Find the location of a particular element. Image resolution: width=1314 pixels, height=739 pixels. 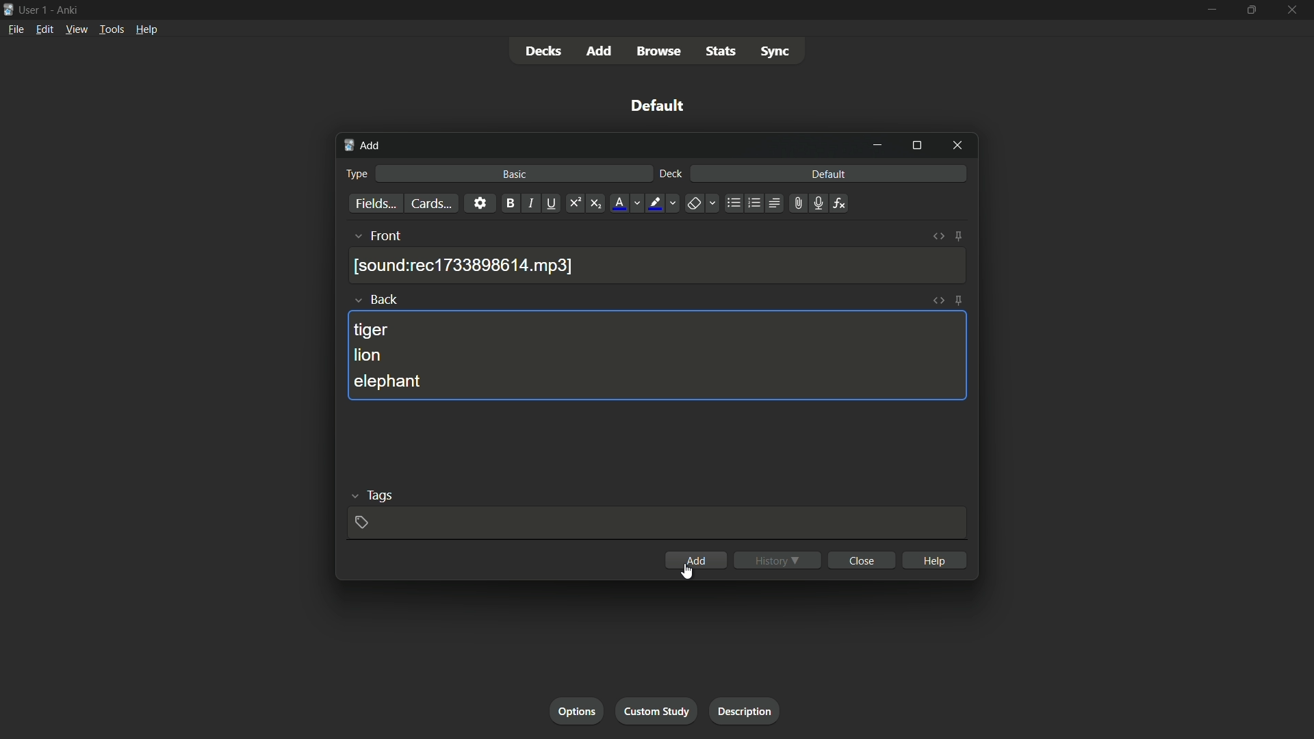

record audio is located at coordinates (815, 204).